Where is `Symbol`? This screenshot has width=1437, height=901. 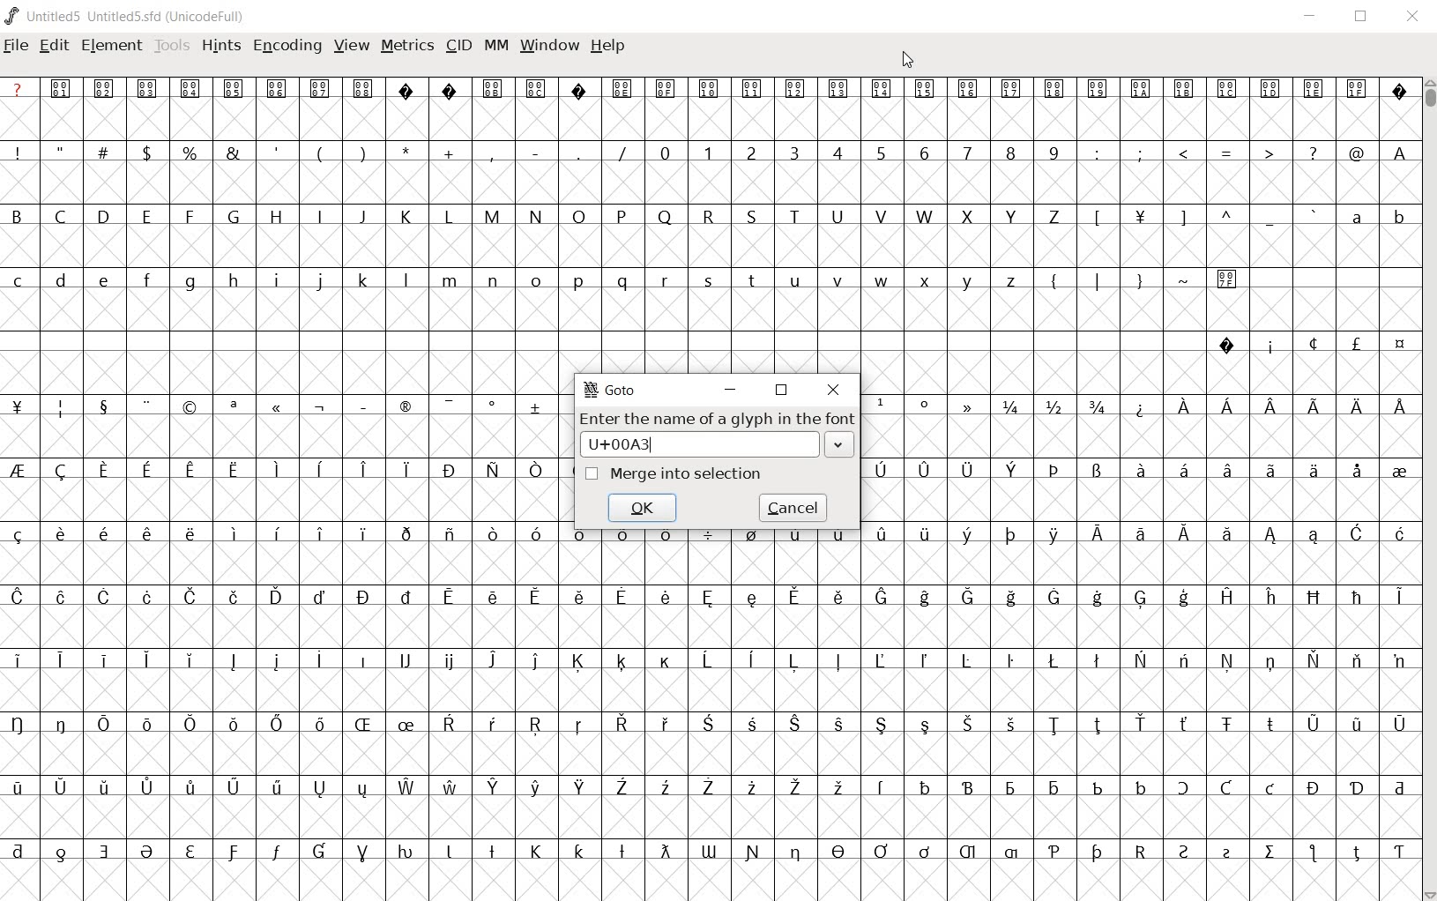 Symbol is located at coordinates (1358, 90).